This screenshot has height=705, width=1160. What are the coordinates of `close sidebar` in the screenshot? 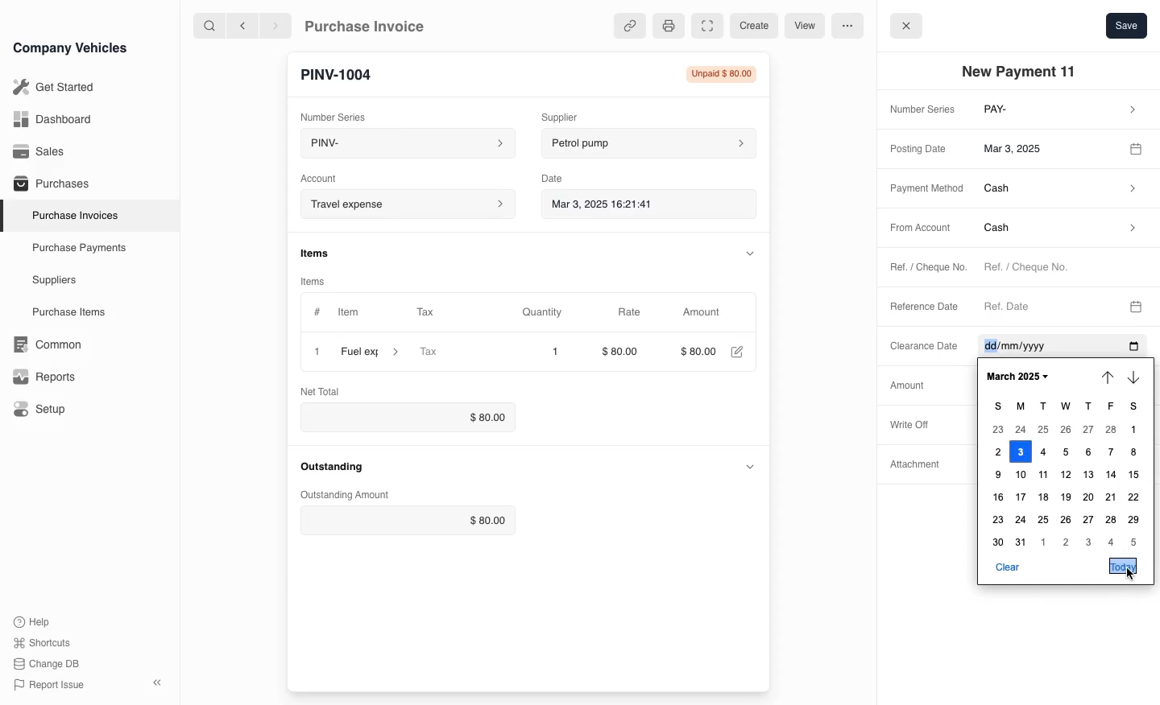 It's located at (159, 681).